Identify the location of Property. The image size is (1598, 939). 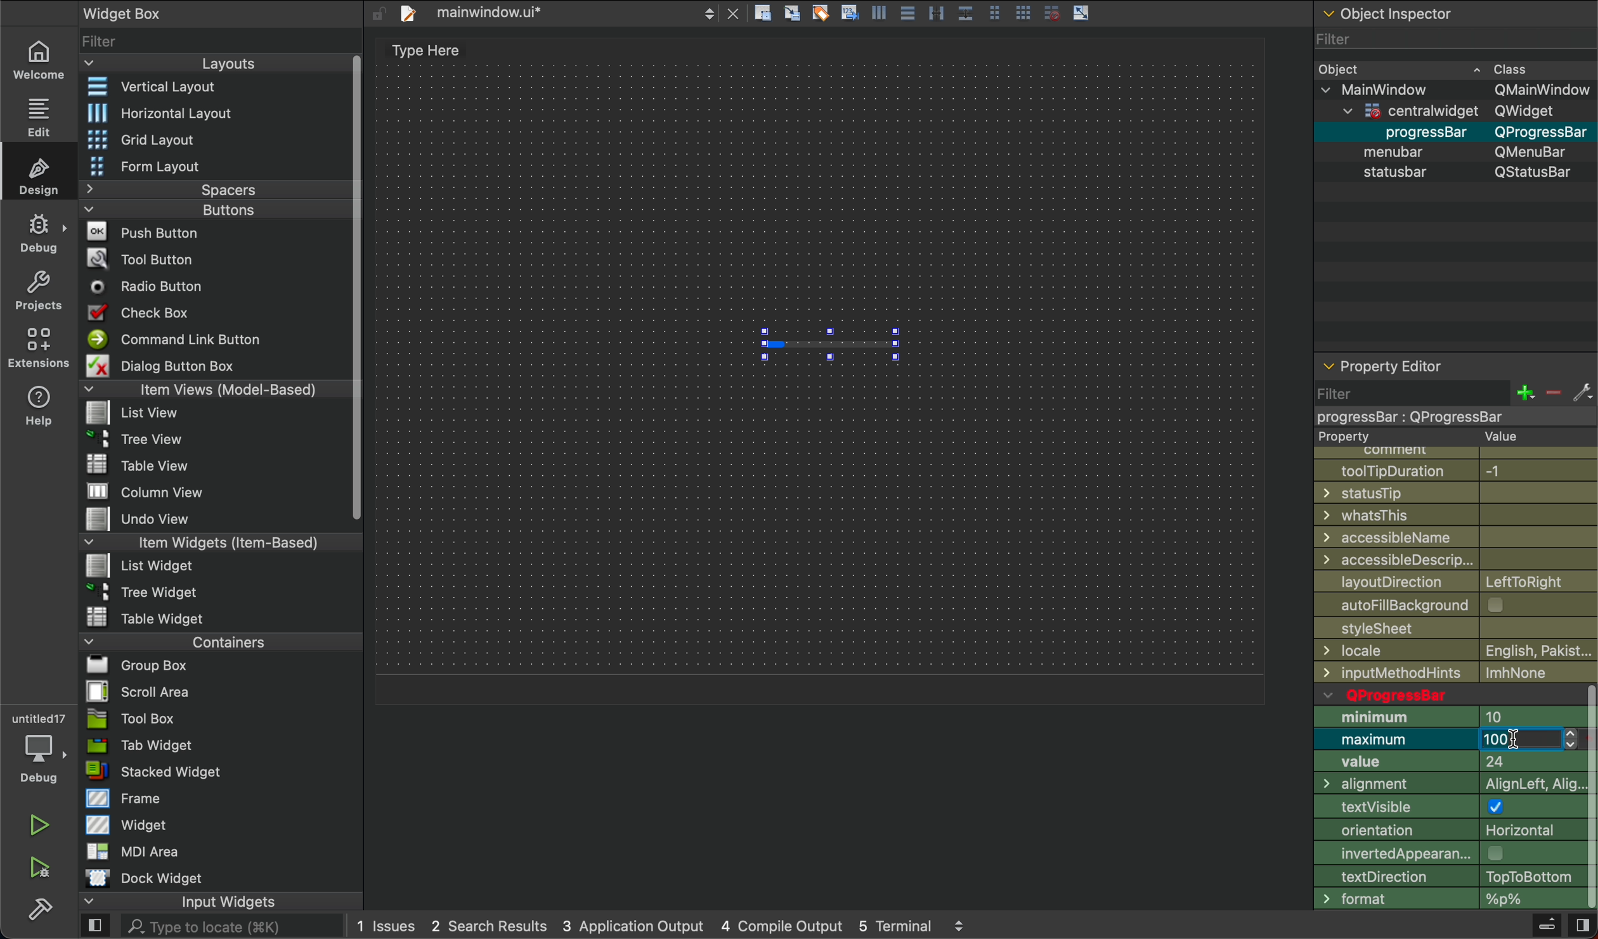
(1457, 435).